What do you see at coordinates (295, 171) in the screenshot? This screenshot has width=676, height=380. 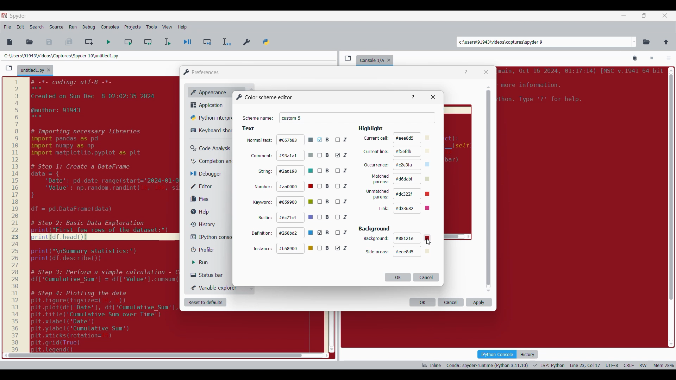 I see `#2aa198` at bounding box center [295, 171].